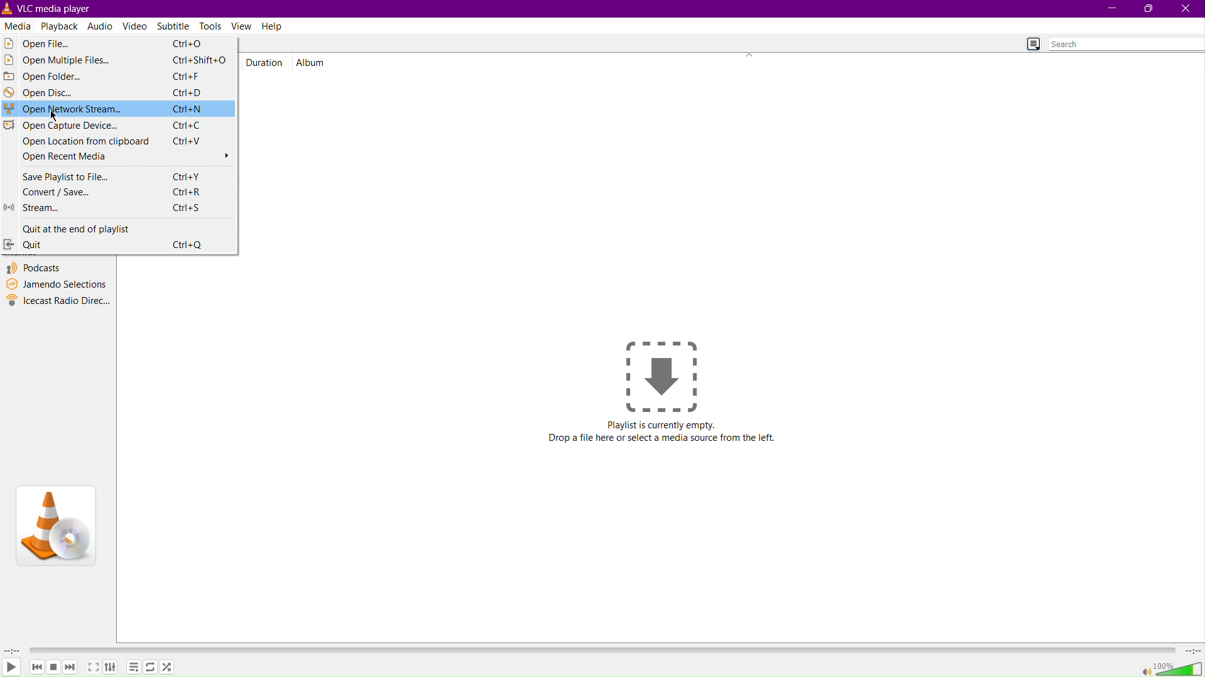  Describe the element at coordinates (1032, 43) in the screenshot. I see `Change playlist view` at that location.